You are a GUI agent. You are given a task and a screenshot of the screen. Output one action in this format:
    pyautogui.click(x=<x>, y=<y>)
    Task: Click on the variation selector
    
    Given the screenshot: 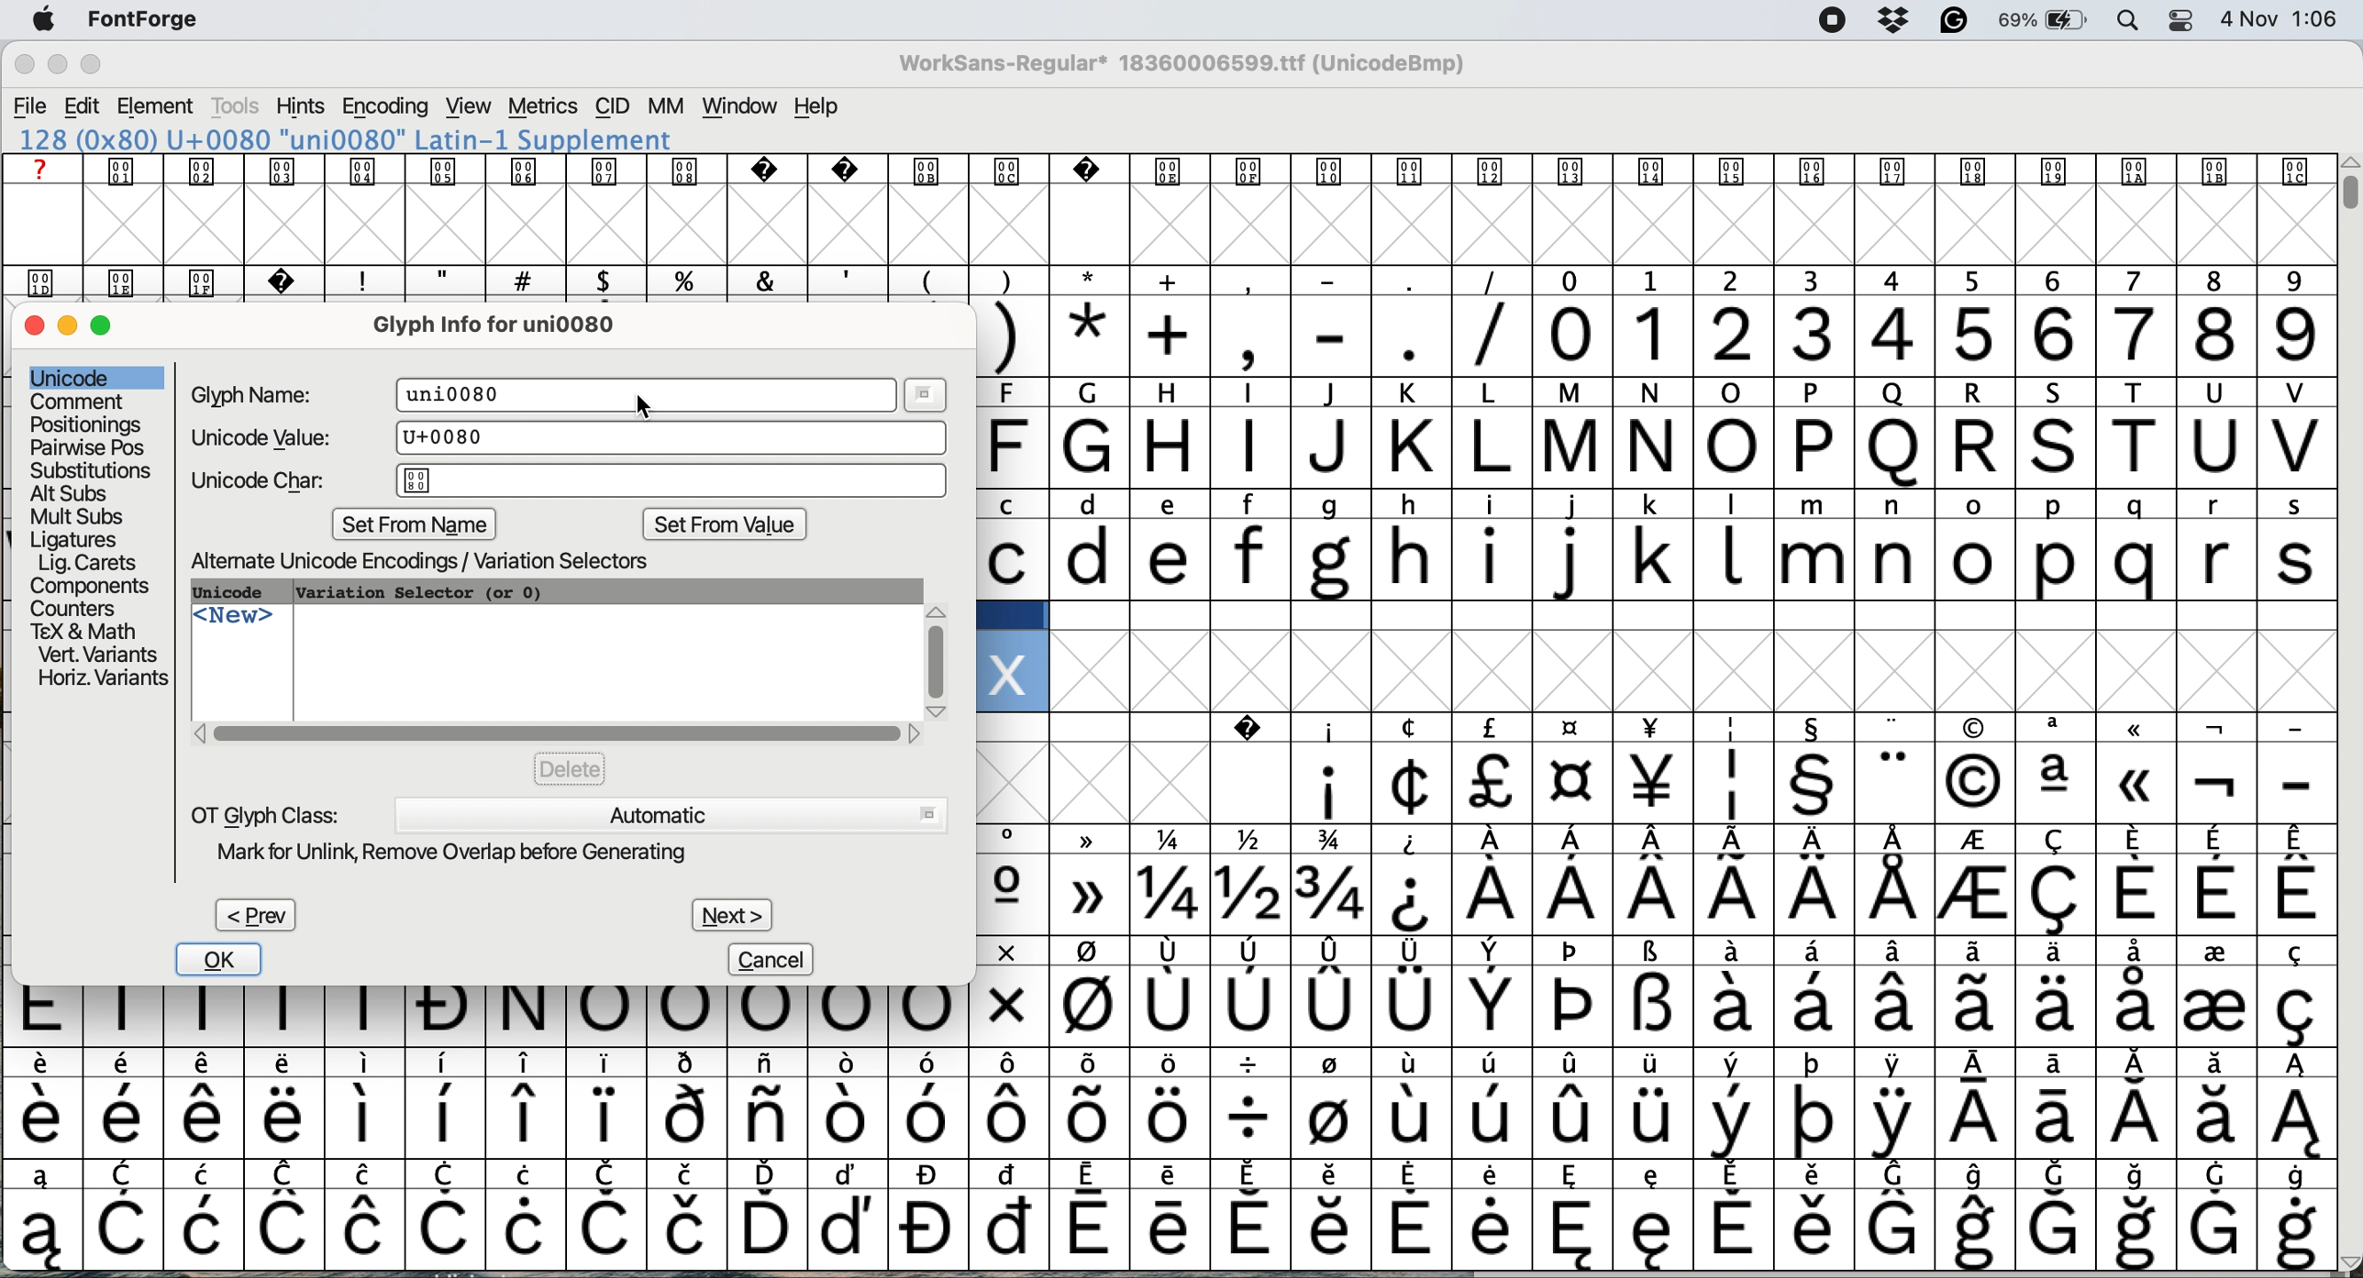 What is the action you would take?
    pyautogui.click(x=421, y=592)
    